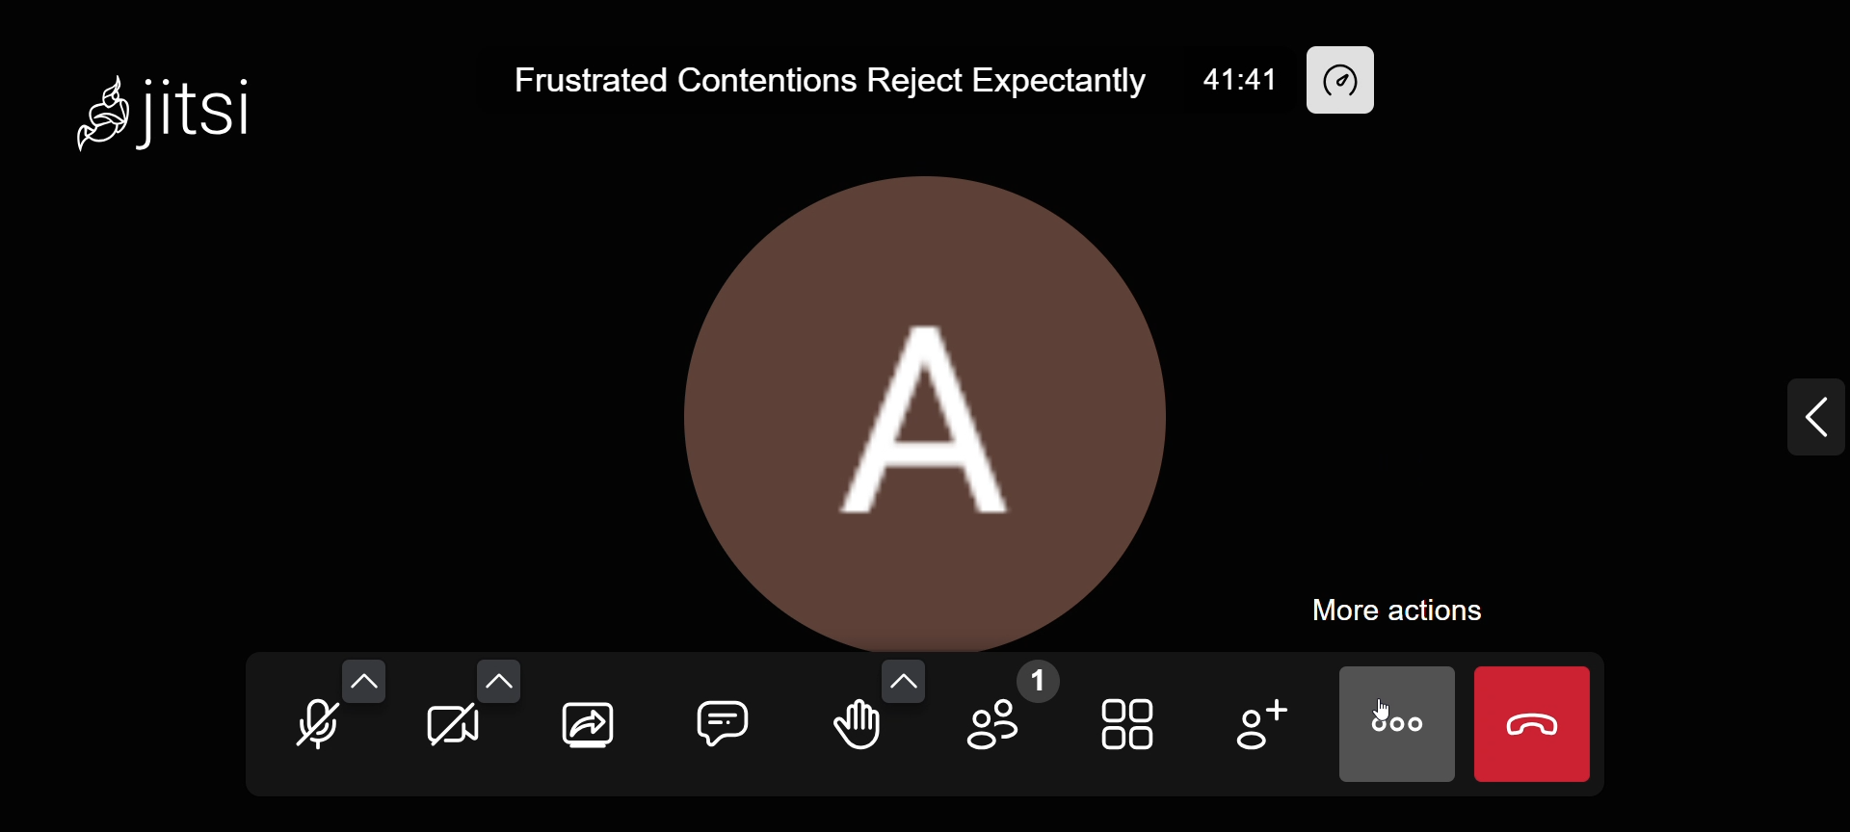  What do you see at coordinates (1527, 724) in the screenshot?
I see `end call` at bounding box center [1527, 724].